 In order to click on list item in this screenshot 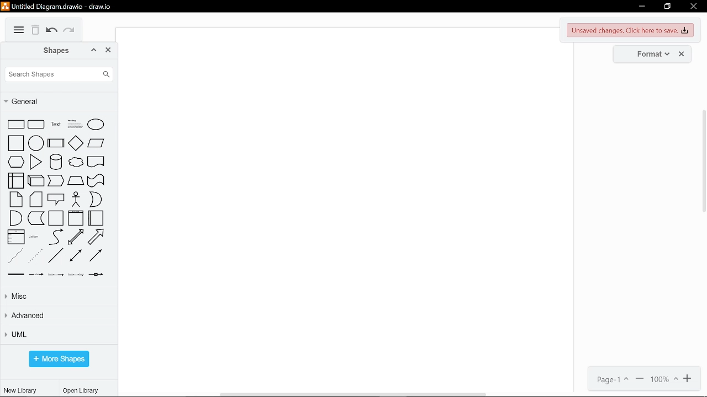, I will do `click(35, 239)`.